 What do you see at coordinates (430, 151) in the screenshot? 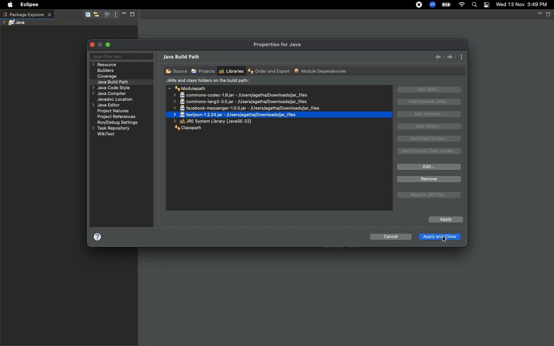
I see `Add external class folder` at bounding box center [430, 151].